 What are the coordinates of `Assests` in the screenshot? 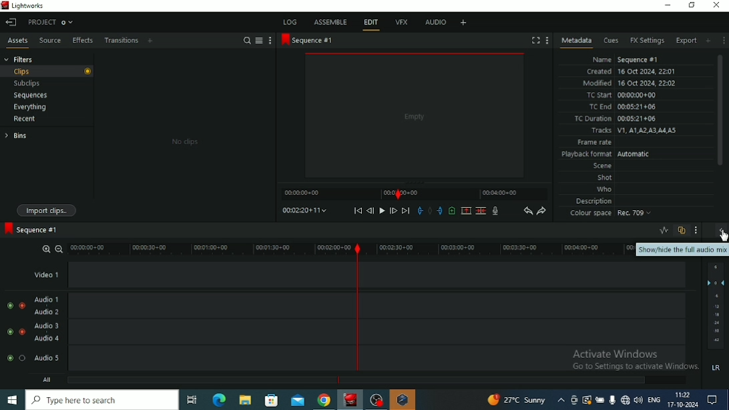 It's located at (17, 42).